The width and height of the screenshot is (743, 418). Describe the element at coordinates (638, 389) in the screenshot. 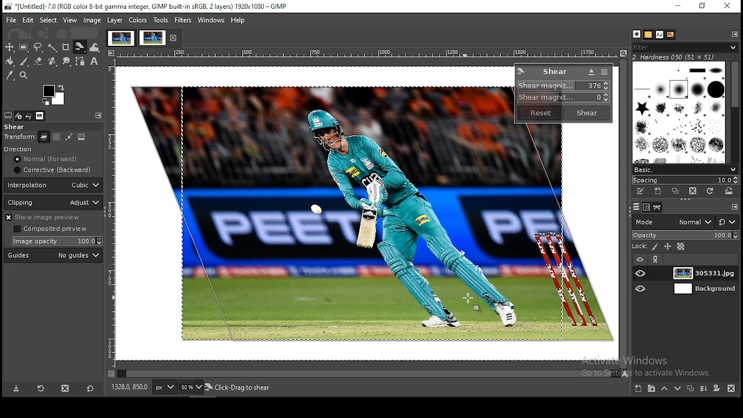

I see `new layer` at that location.